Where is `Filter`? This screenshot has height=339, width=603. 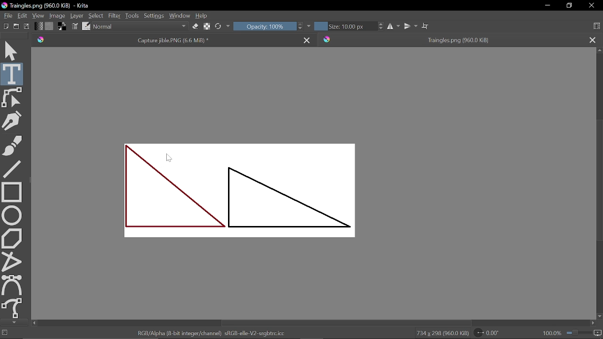 Filter is located at coordinates (114, 16).